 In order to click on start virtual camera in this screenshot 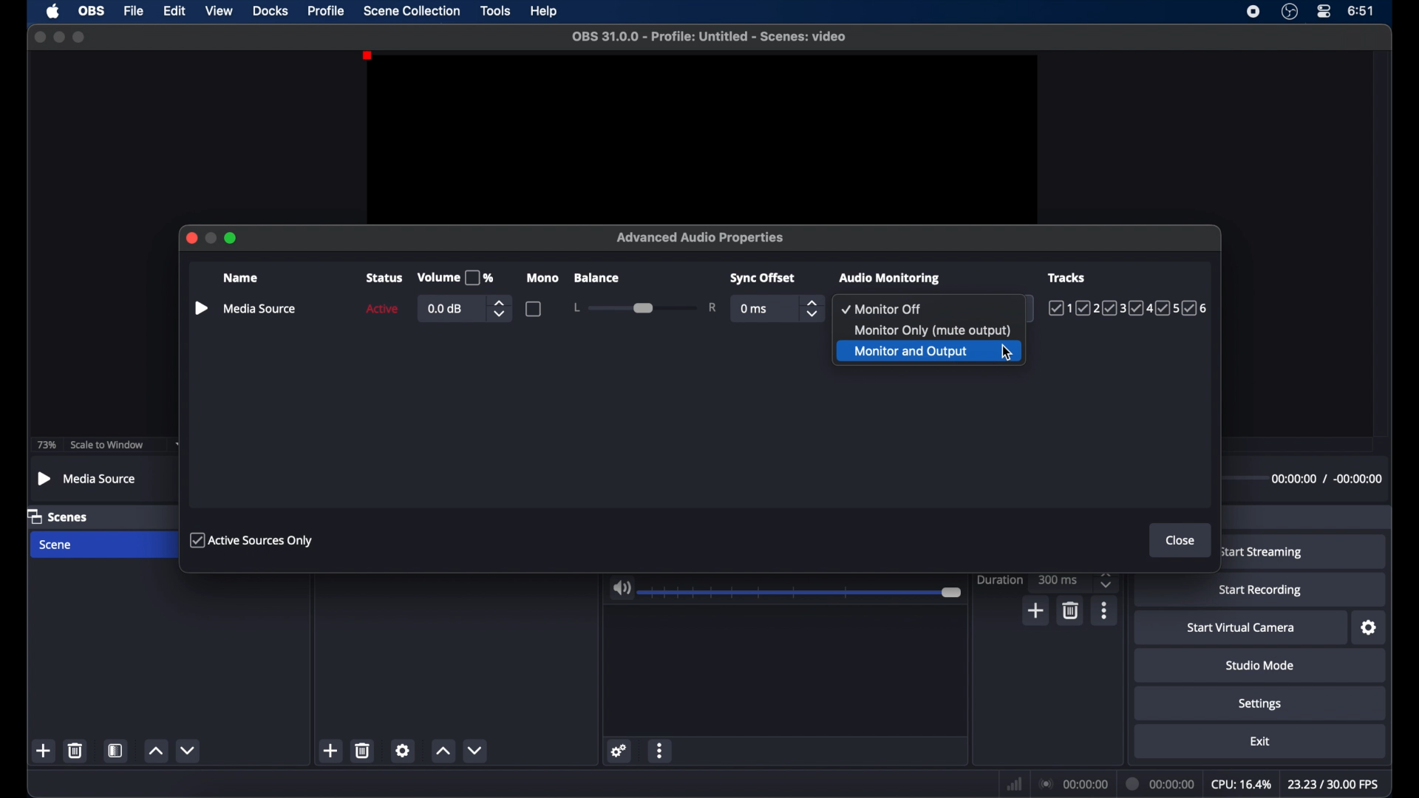, I will do `click(1242, 628)`.